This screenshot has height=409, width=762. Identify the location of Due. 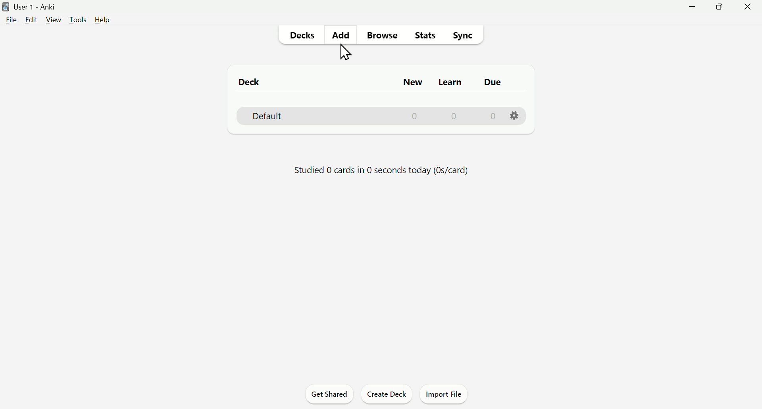
(493, 83).